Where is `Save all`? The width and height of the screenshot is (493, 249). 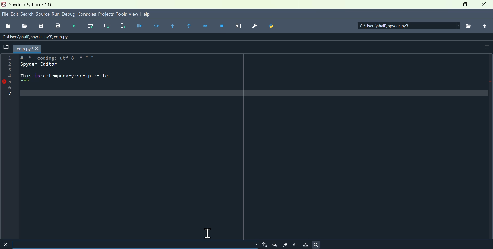 Save all is located at coordinates (59, 26).